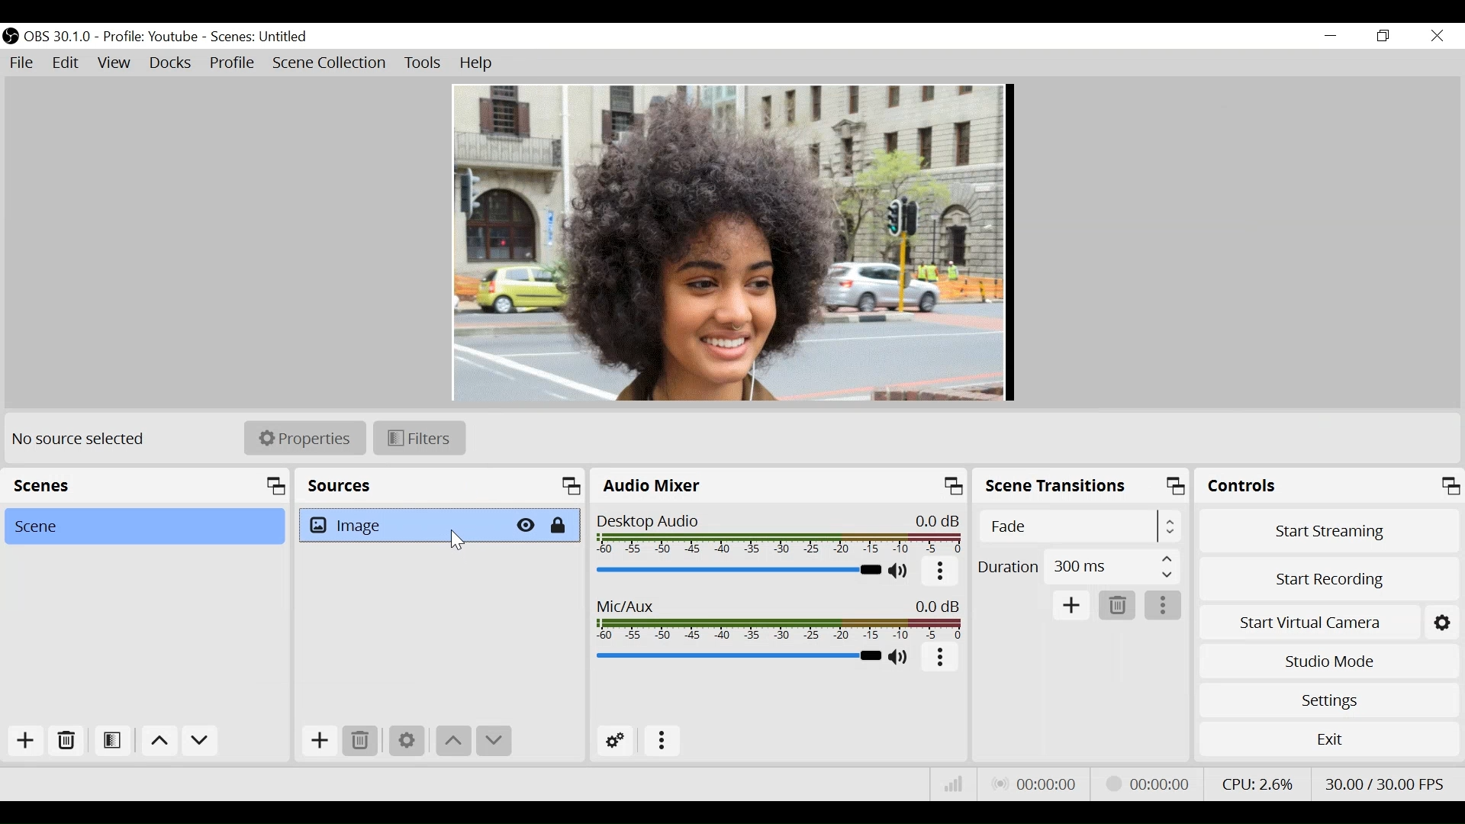 The image size is (1465, 824). Describe the element at coordinates (170, 64) in the screenshot. I see `Docks` at that location.